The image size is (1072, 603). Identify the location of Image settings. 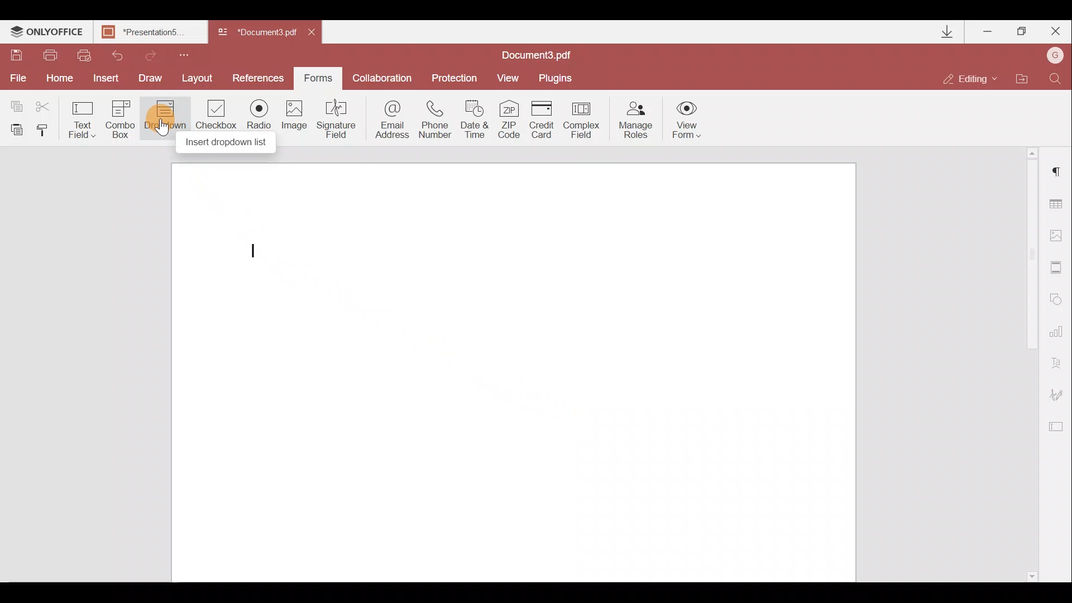
(1059, 235).